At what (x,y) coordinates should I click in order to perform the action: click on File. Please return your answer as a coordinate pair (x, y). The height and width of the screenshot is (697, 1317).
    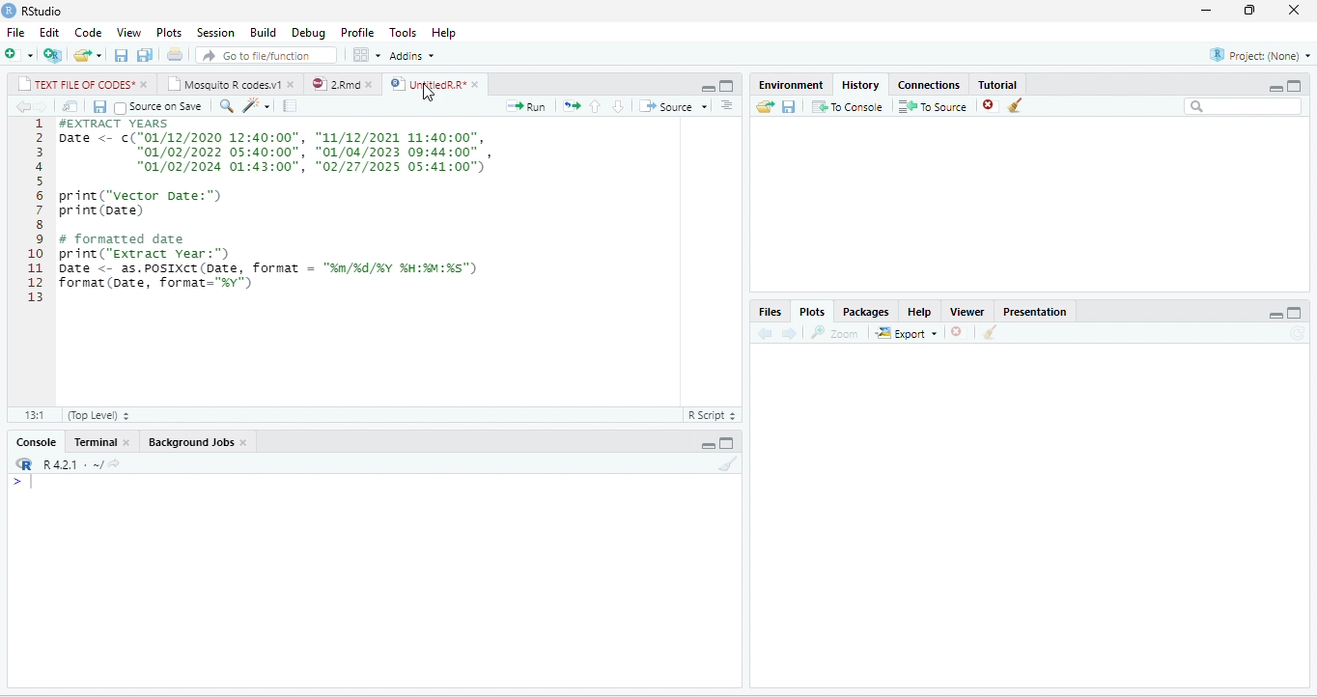
    Looking at the image, I should click on (15, 33).